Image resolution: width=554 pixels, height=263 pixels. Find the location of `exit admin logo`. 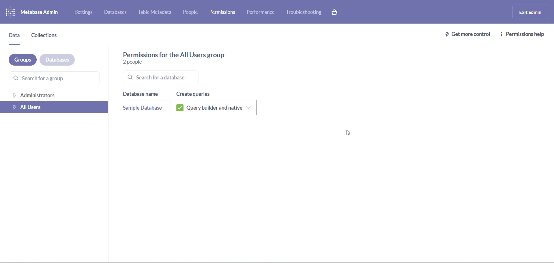

exit admin logo is located at coordinates (532, 13).